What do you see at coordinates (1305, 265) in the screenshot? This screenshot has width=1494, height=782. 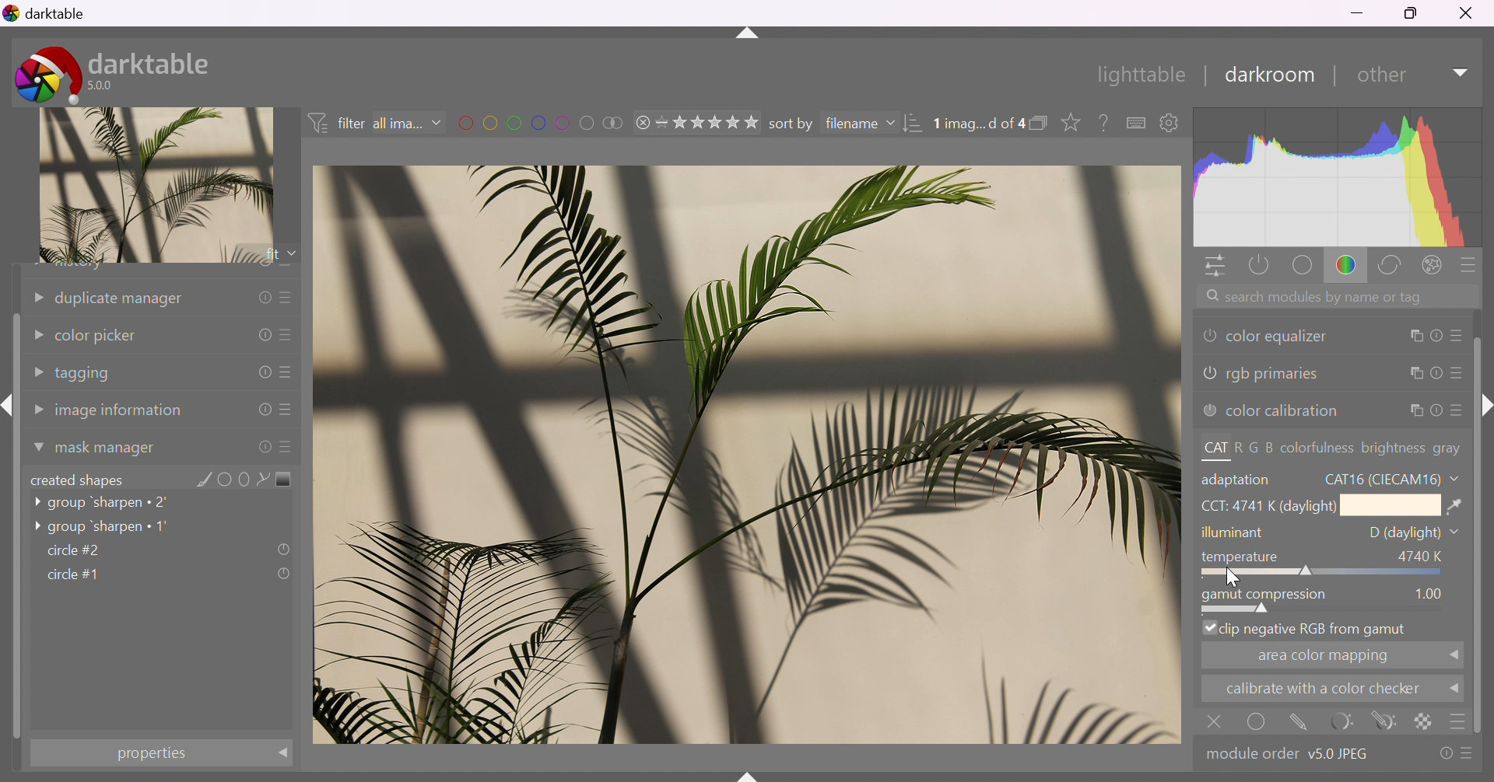 I see `base` at bounding box center [1305, 265].